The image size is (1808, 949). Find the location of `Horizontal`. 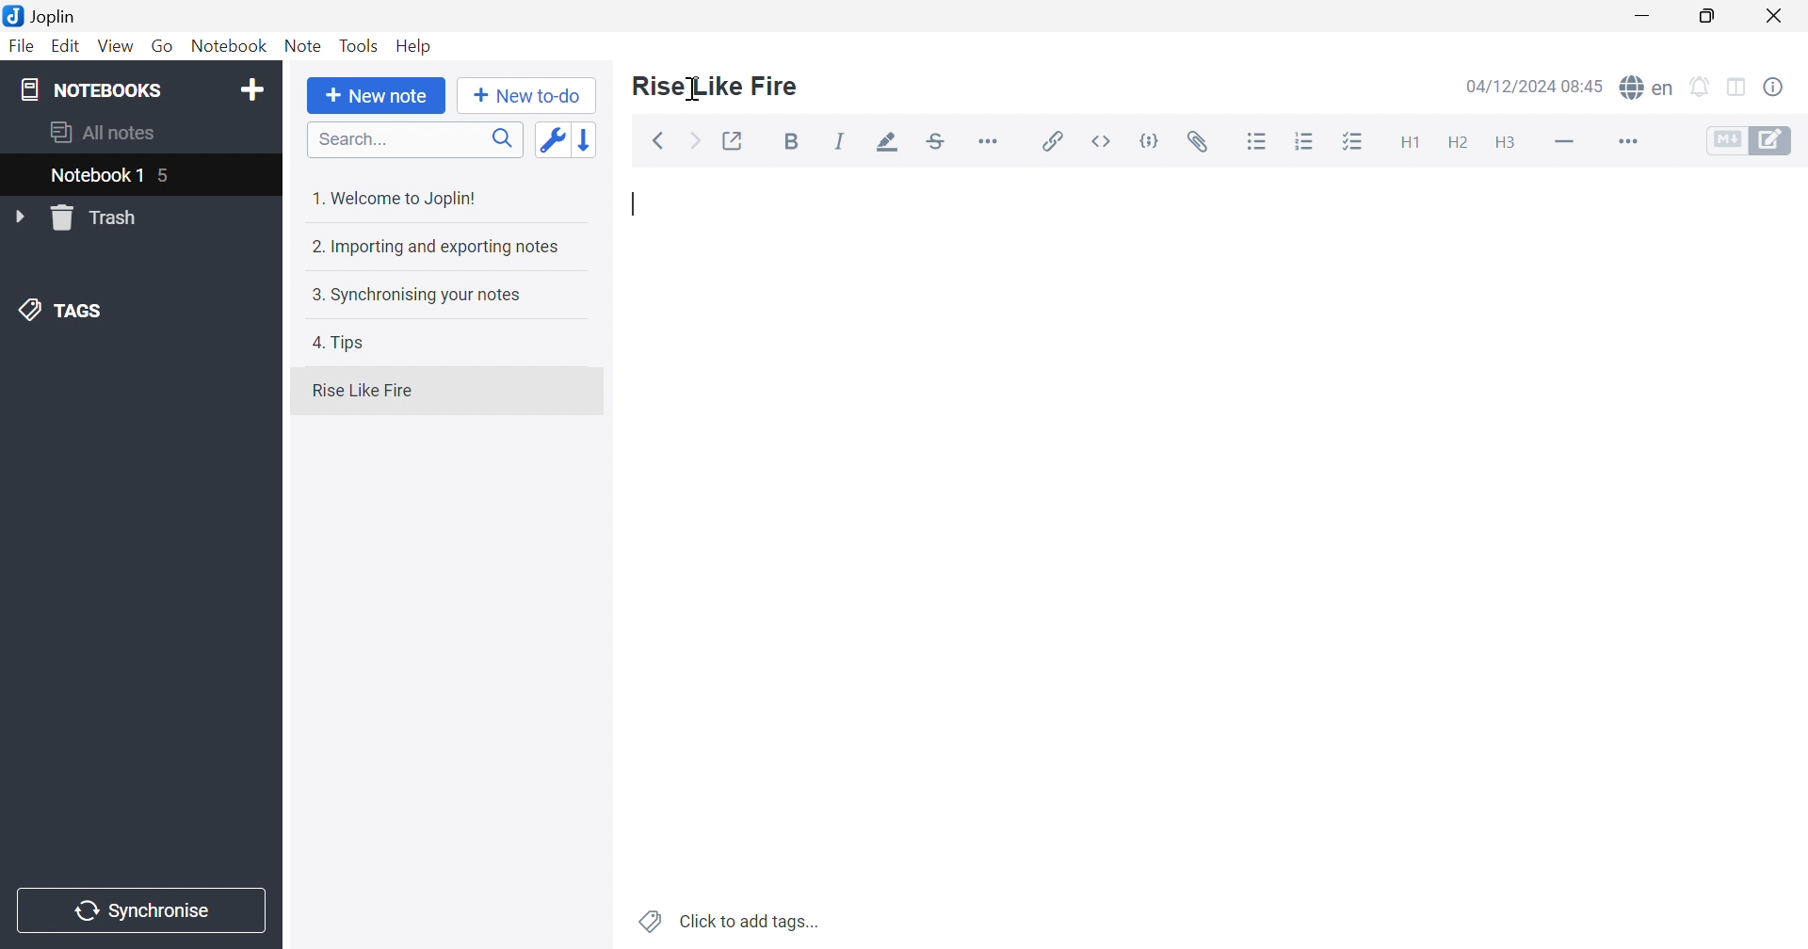

Horizontal is located at coordinates (988, 141).